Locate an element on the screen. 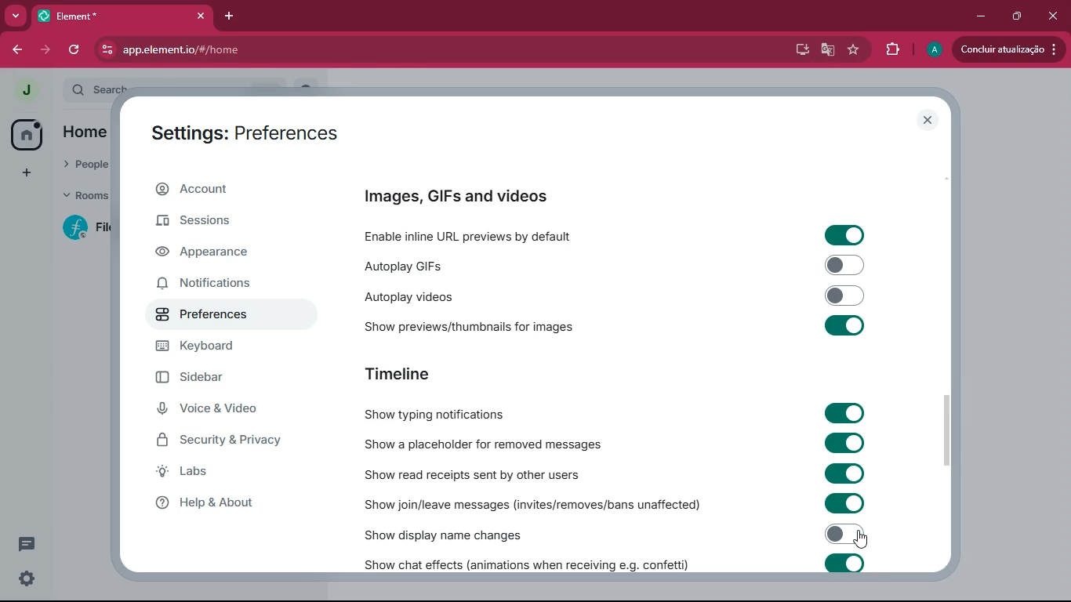  close is located at coordinates (1055, 16).